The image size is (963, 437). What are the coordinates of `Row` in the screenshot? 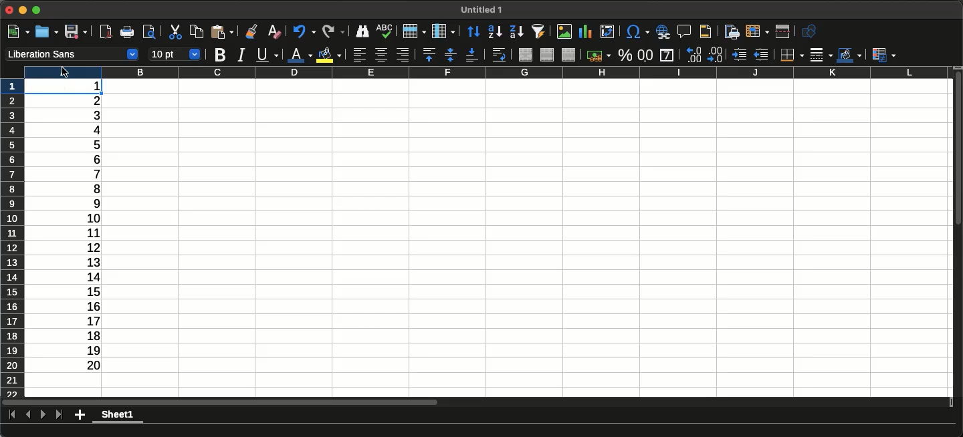 It's located at (13, 237).